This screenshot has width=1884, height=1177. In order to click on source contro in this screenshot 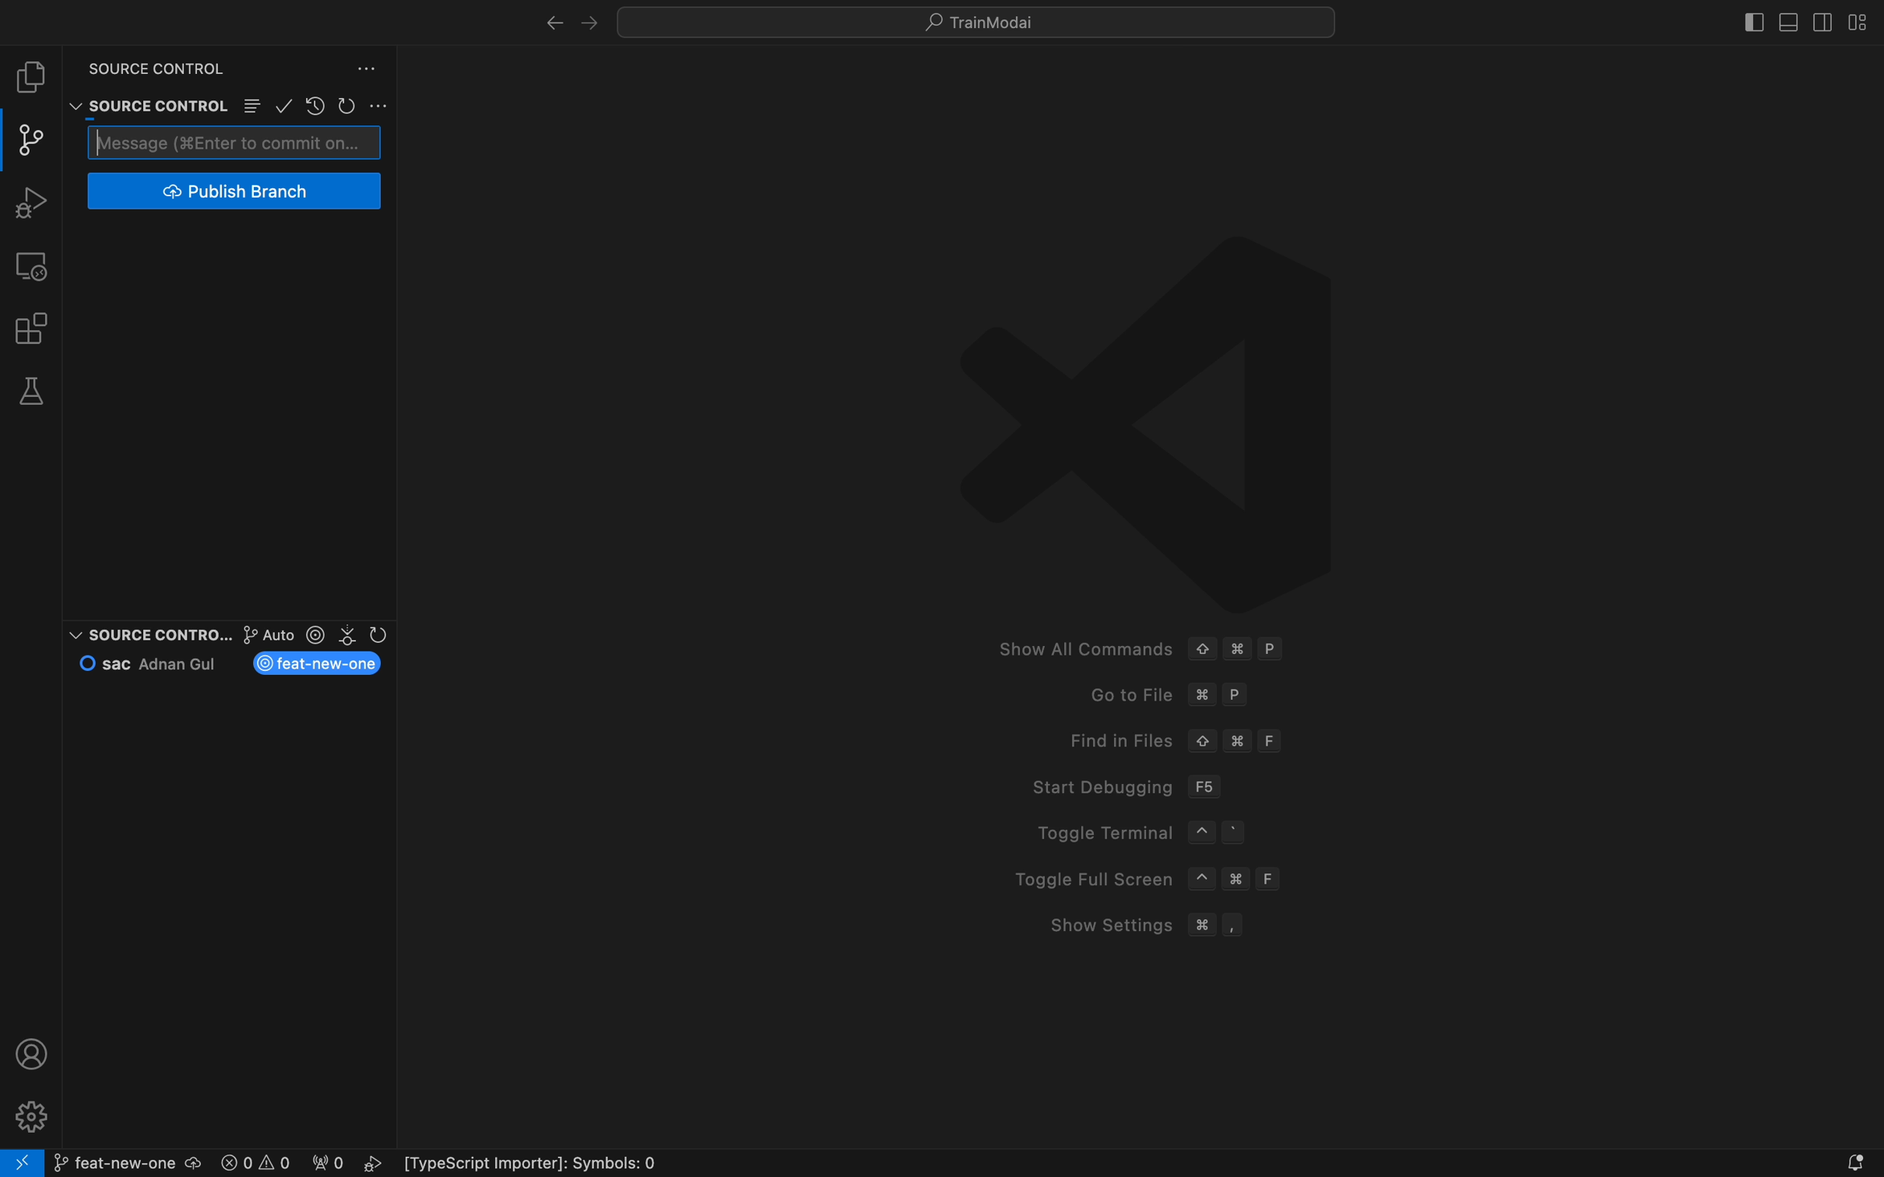, I will do `click(146, 634)`.